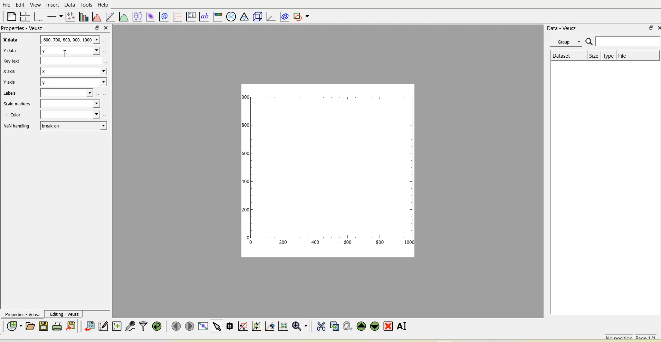 The image size is (661, 342). Describe the element at coordinates (23, 29) in the screenshot. I see `Properties - Veusz` at that location.